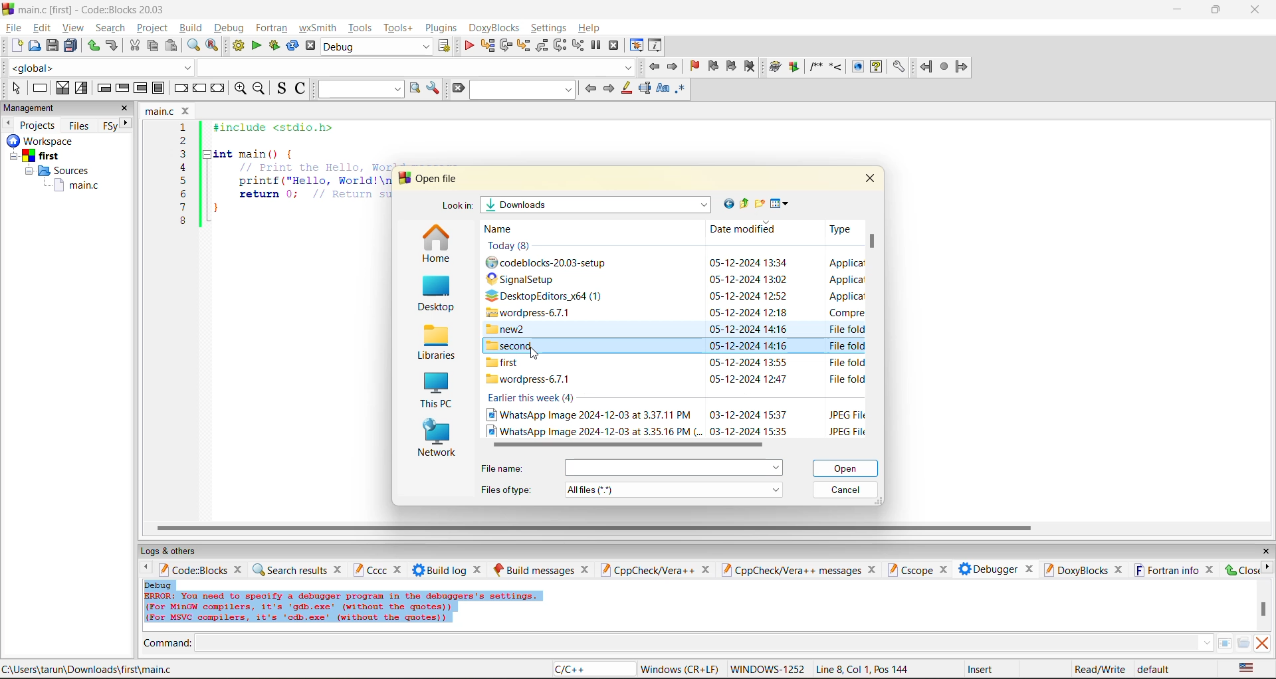 This screenshot has width=1276, height=679. Describe the element at coordinates (289, 569) in the screenshot. I see `search results` at that location.